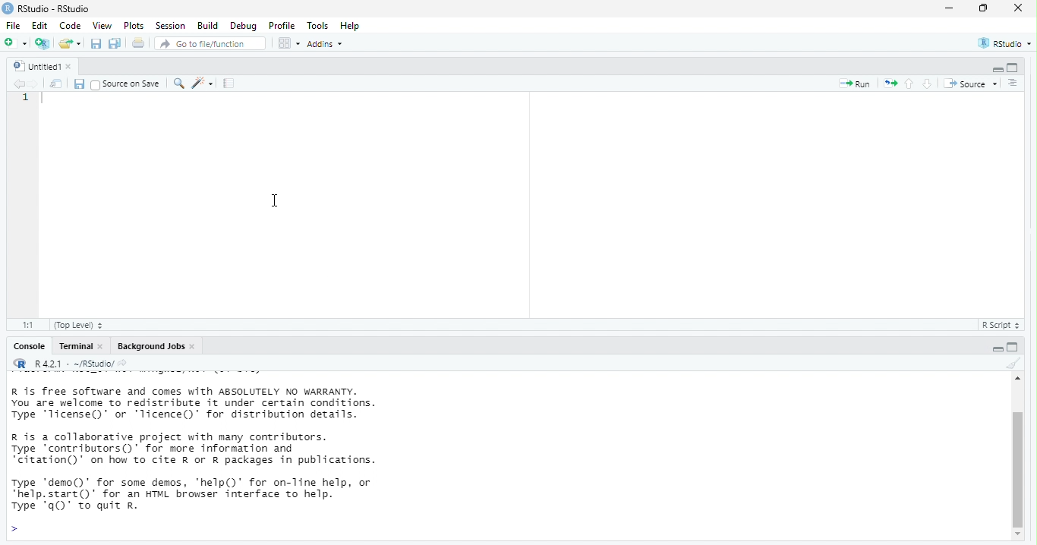 This screenshot has height=545, width=1037. What do you see at coordinates (1018, 8) in the screenshot?
I see `close` at bounding box center [1018, 8].